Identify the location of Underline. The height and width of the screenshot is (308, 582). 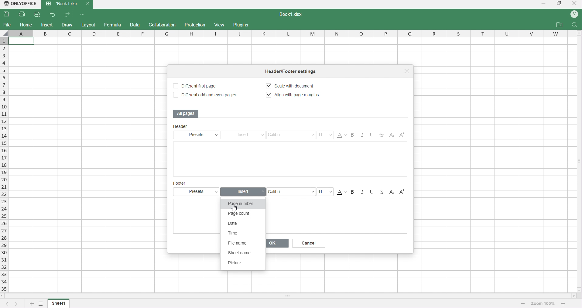
(374, 135).